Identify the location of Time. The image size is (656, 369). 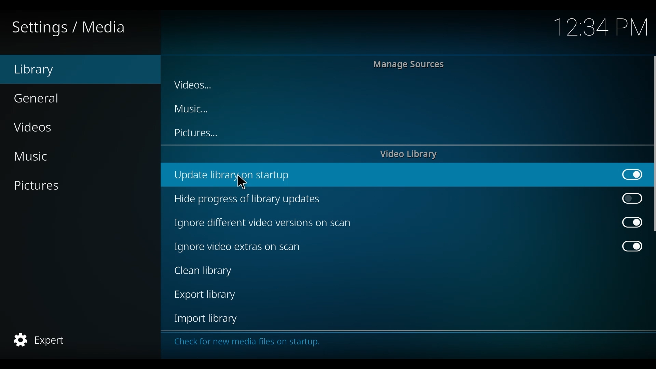
(600, 28).